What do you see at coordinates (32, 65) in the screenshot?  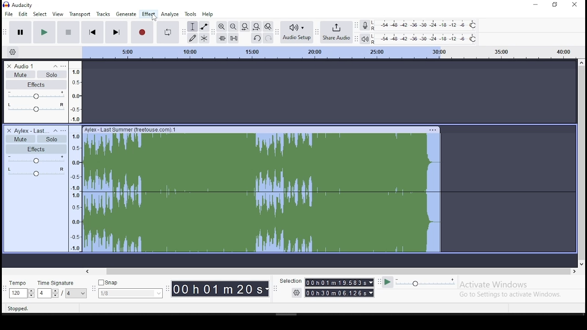 I see `audio track name` at bounding box center [32, 65].